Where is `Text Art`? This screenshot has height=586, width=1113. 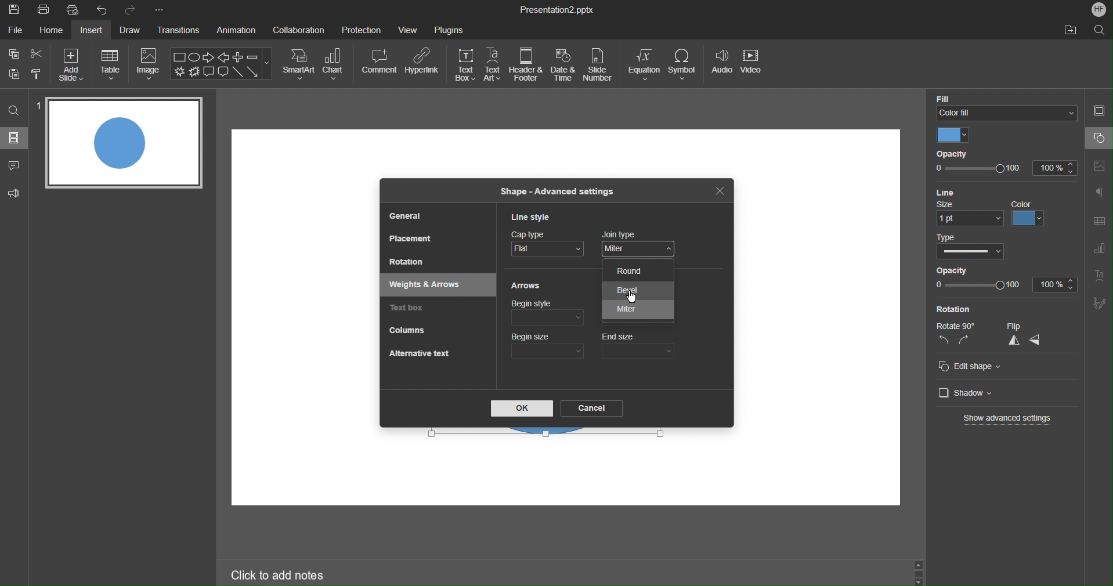 Text Art is located at coordinates (493, 65).